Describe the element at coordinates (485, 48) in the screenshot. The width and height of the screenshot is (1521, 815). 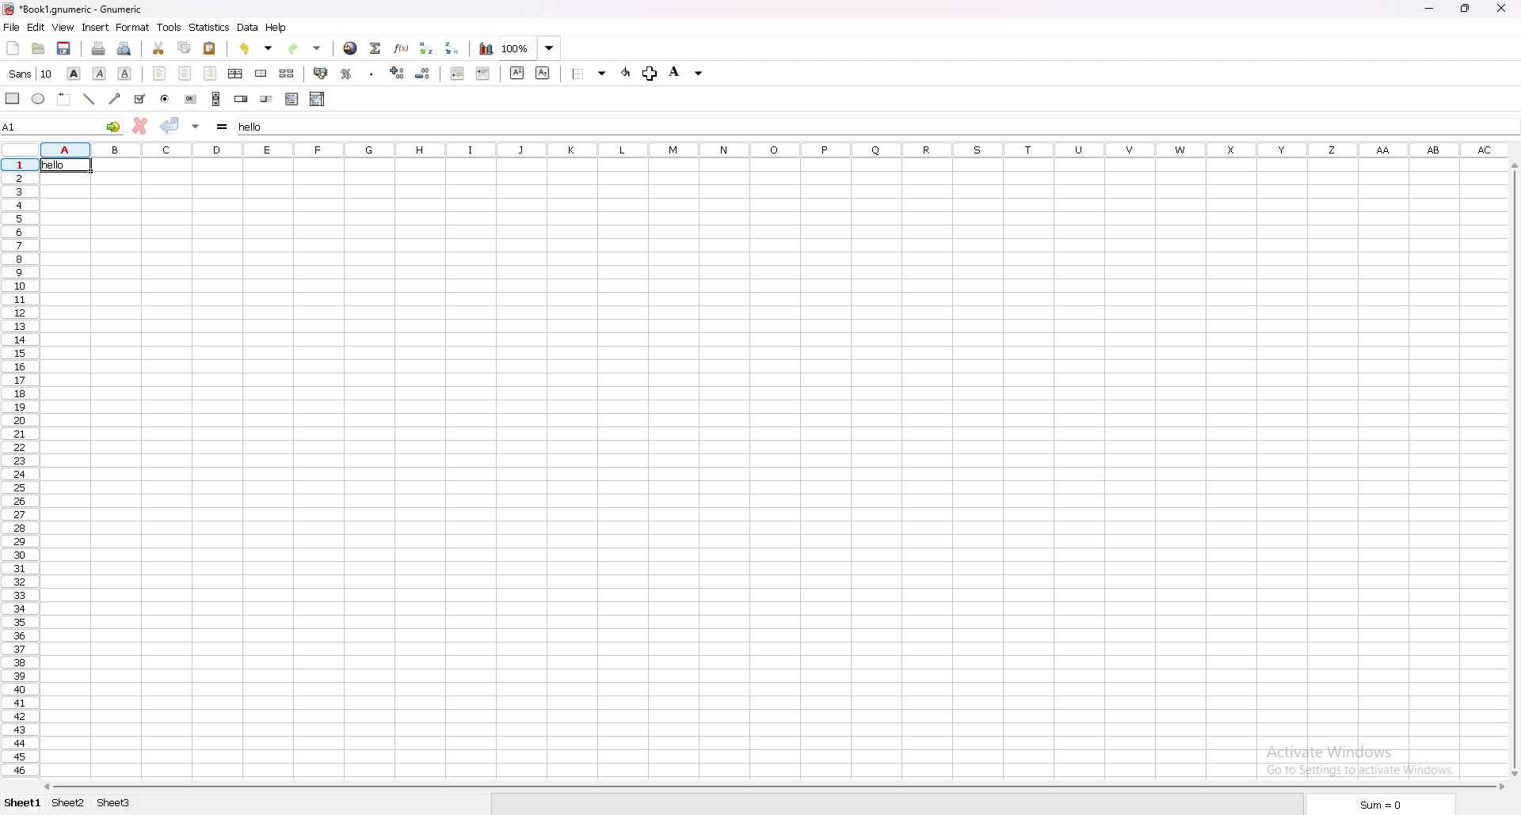
I see `chart` at that location.